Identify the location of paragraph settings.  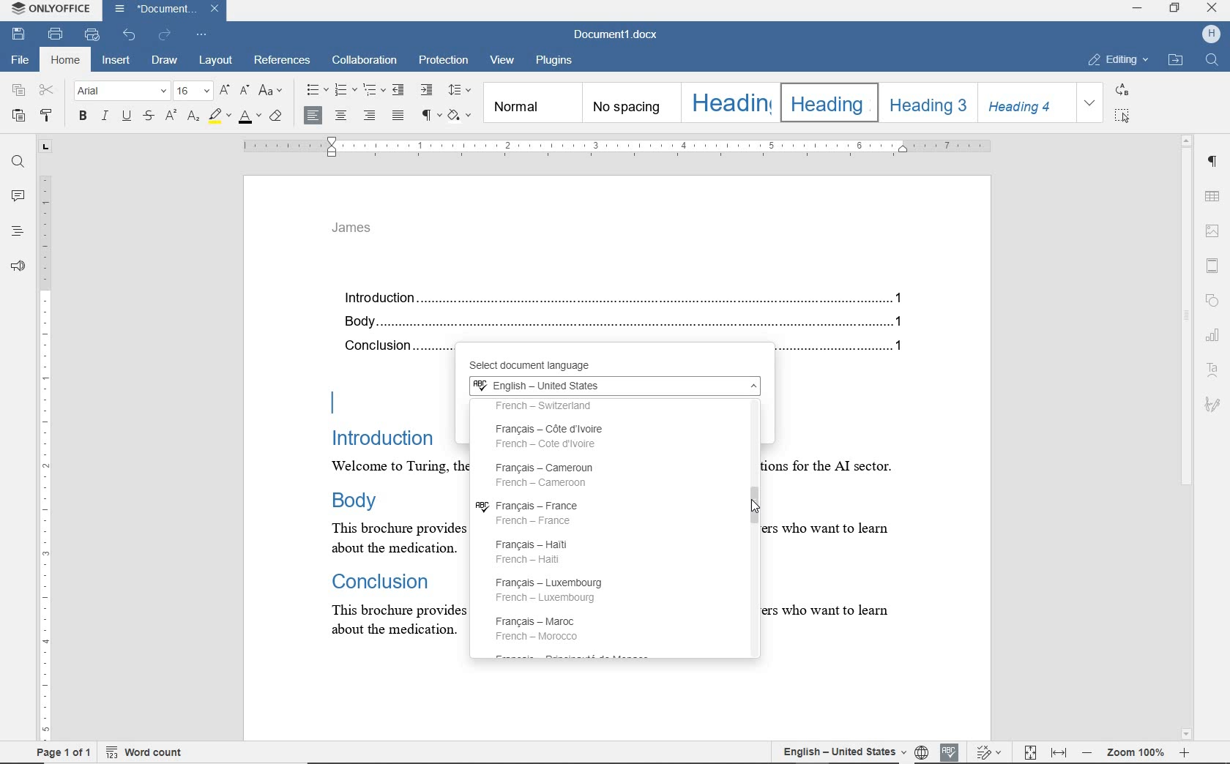
(1214, 164).